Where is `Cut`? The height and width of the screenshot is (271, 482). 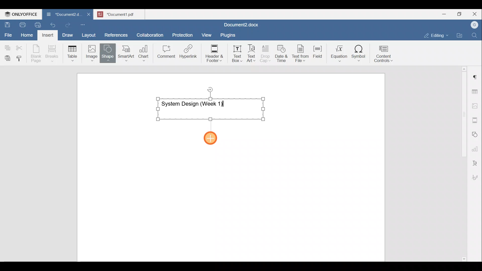
Cut is located at coordinates (21, 47).